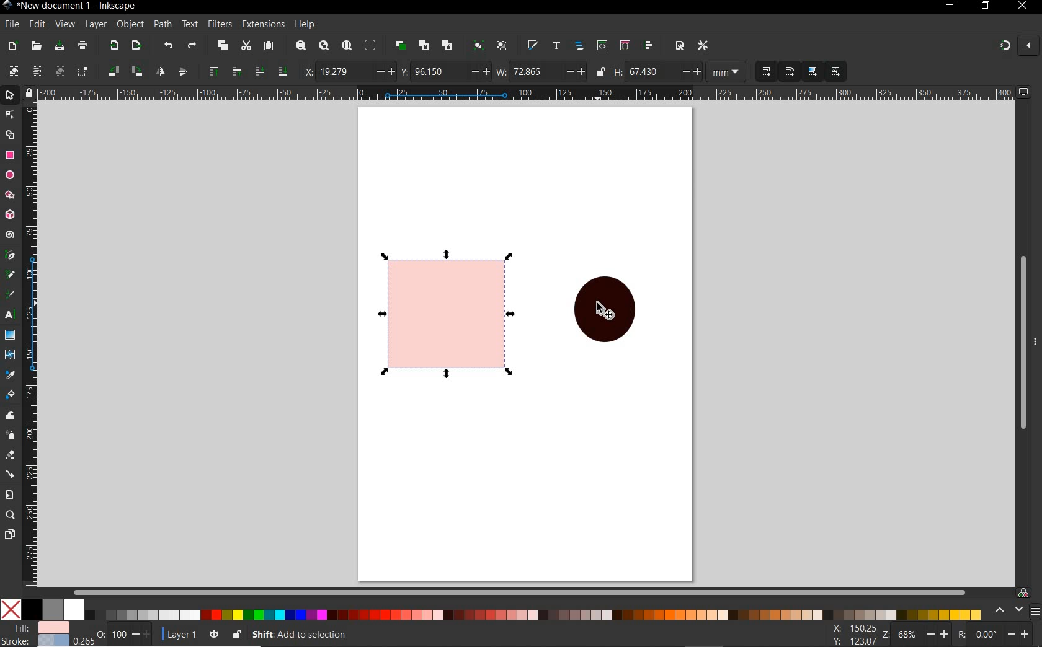 This screenshot has width=1042, height=647. Describe the element at coordinates (269, 46) in the screenshot. I see `paste` at that location.